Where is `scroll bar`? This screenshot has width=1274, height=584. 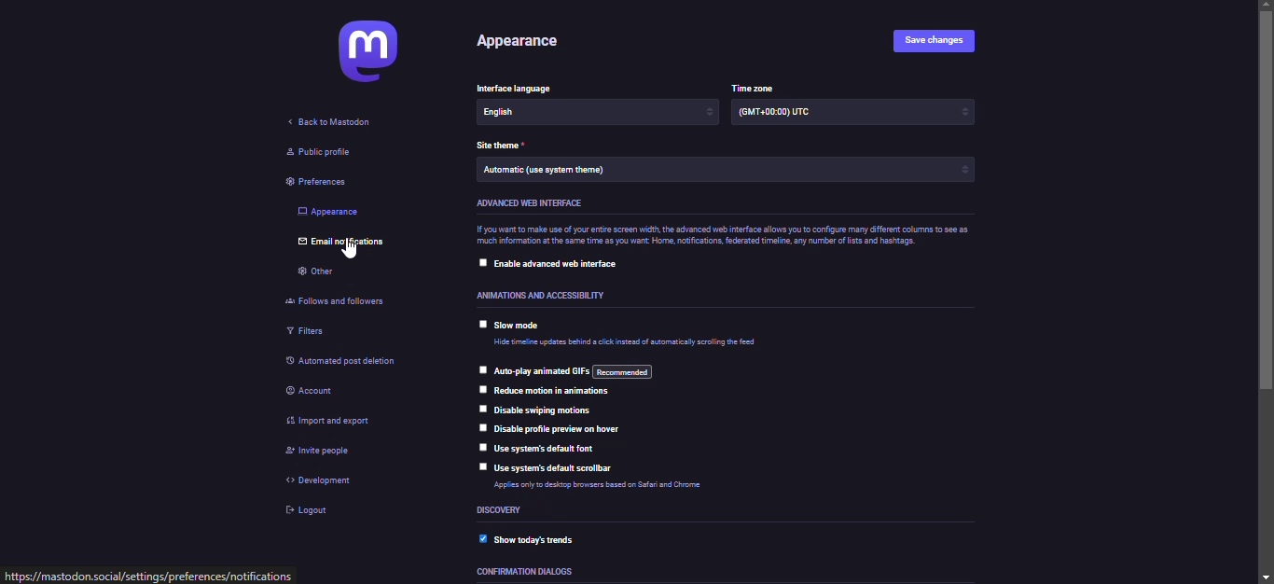
scroll bar is located at coordinates (1267, 291).